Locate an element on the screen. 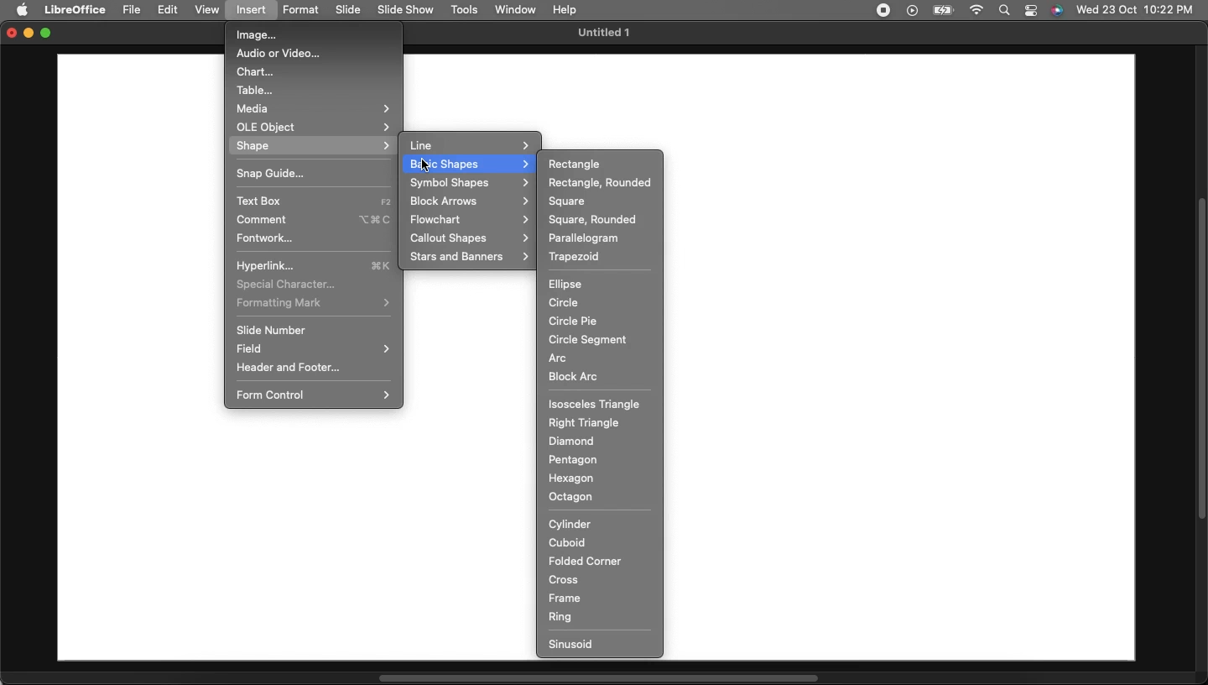 The width and height of the screenshot is (1208, 685). Square is located at coordinates (569, 202).